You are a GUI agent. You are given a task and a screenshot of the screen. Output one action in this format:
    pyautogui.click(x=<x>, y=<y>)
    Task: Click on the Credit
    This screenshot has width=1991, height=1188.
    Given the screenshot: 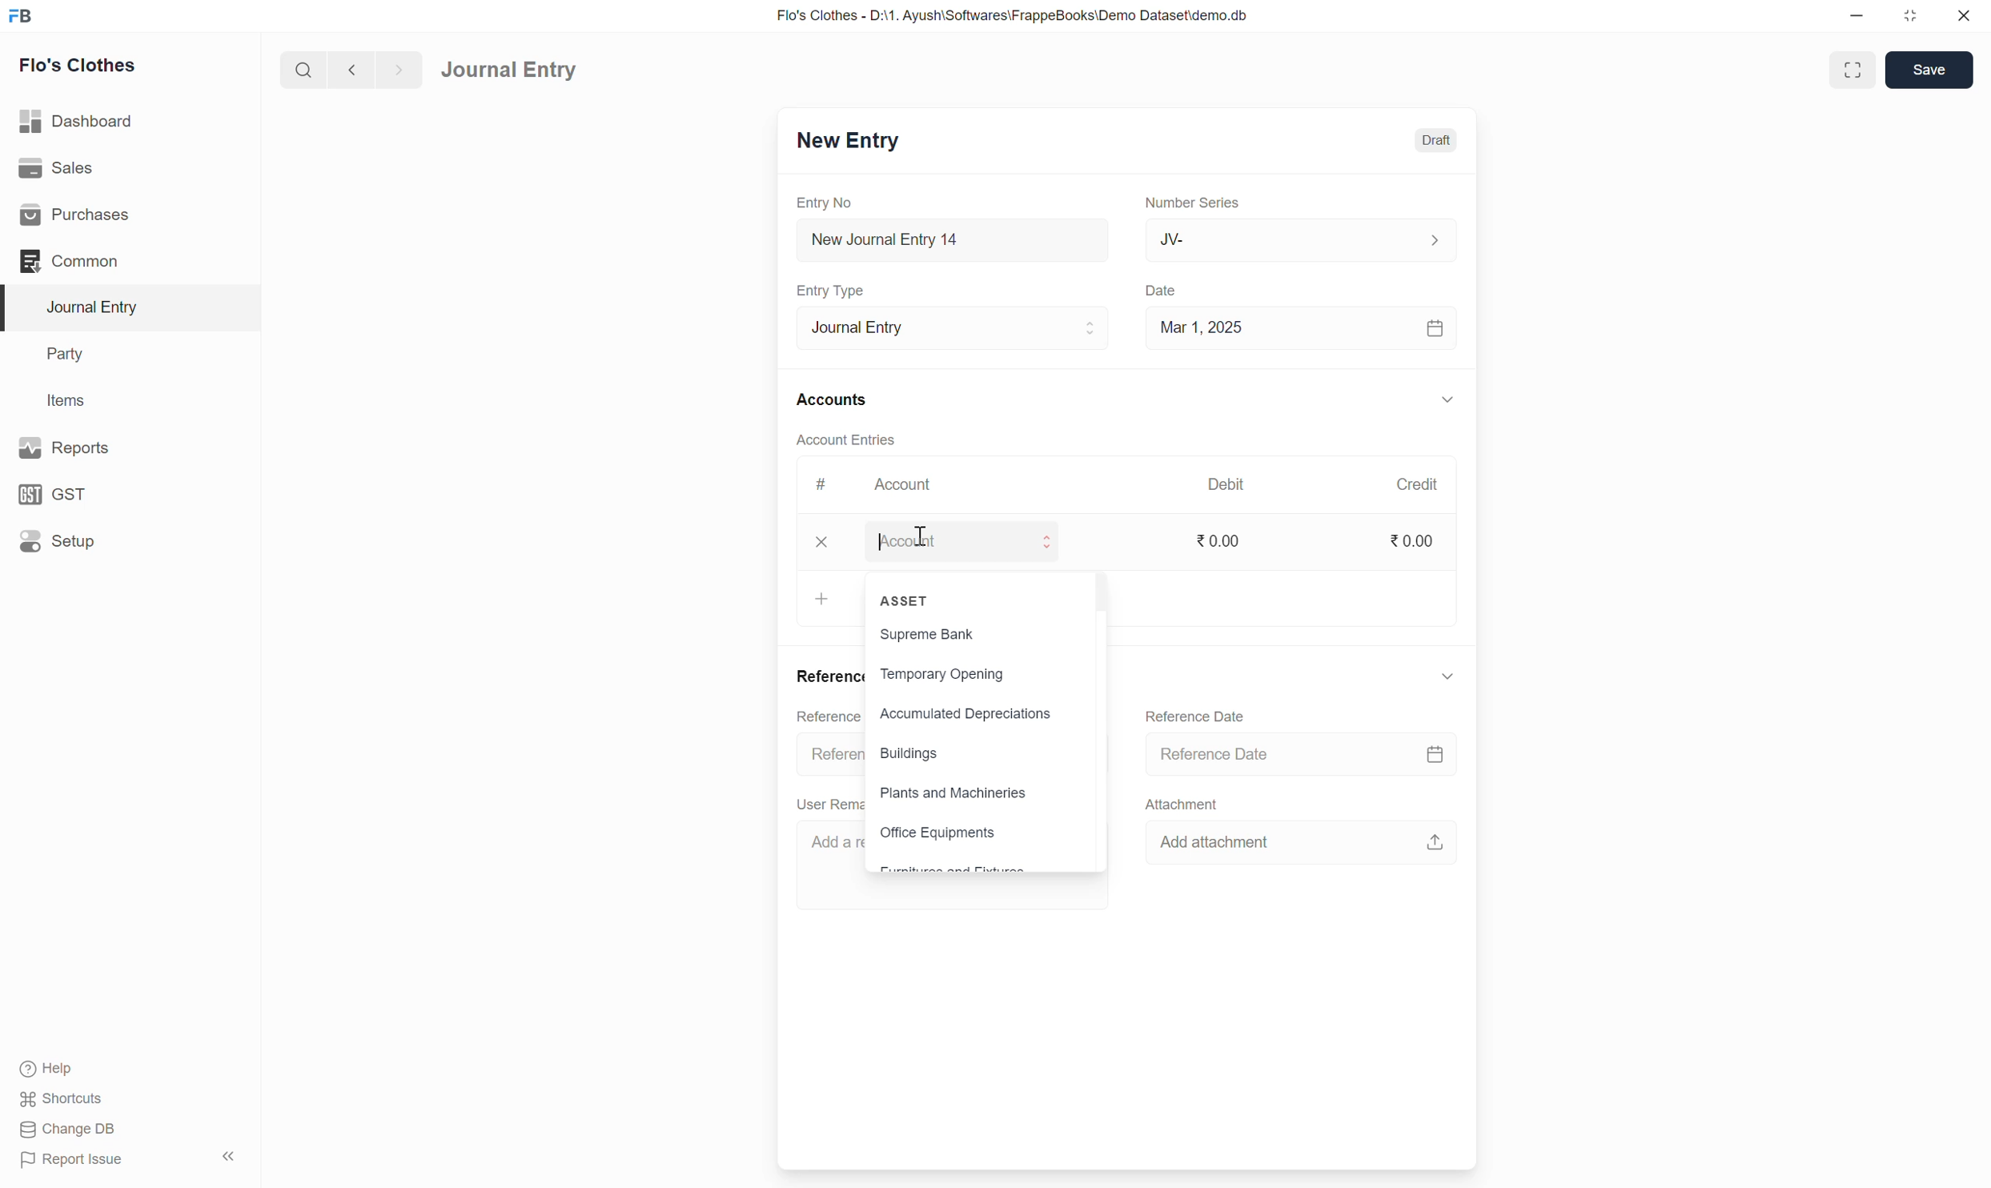 What is the action you would take?
    pyautogui.click(x=1416, y=484)
    